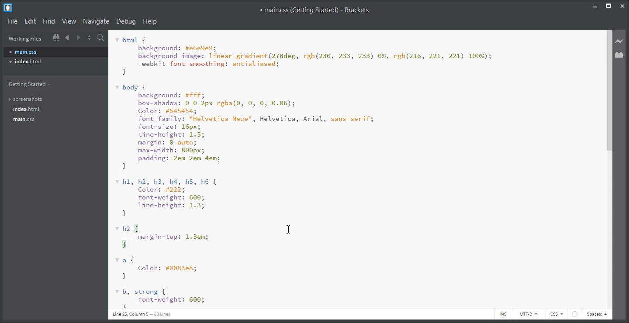 Image resolution: width=629 pixels, height=323 pixels. Describe the element at coordinates (56, 37) in the screenshot. I see `Show In the file tree` at that location.